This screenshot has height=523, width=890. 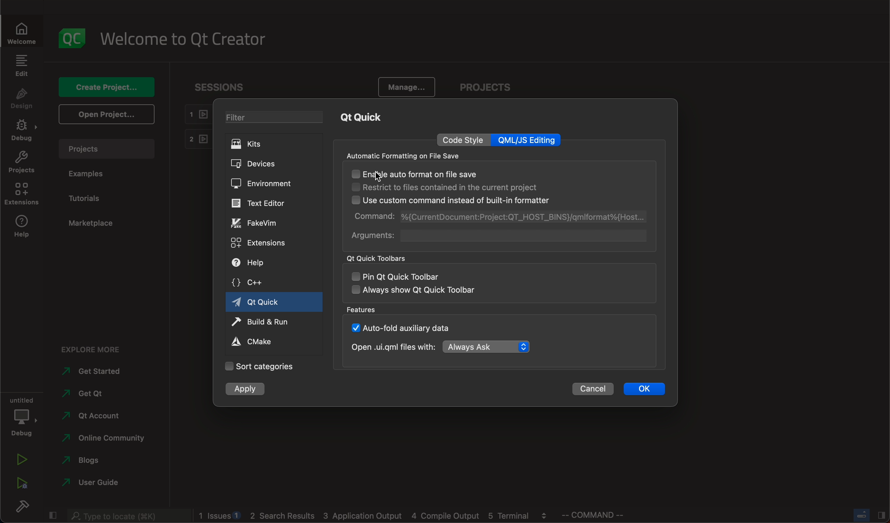 What do you see at coordinates (449, 349) in the screenshot?
I see `open with` at bounding box center [449, 349].